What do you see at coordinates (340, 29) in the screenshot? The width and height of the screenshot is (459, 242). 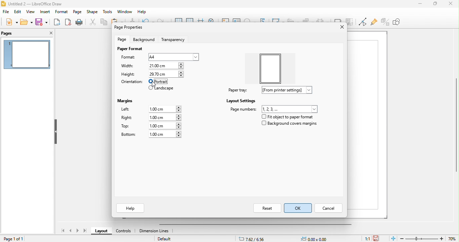 I see `close` at bounding box center [340, 29].